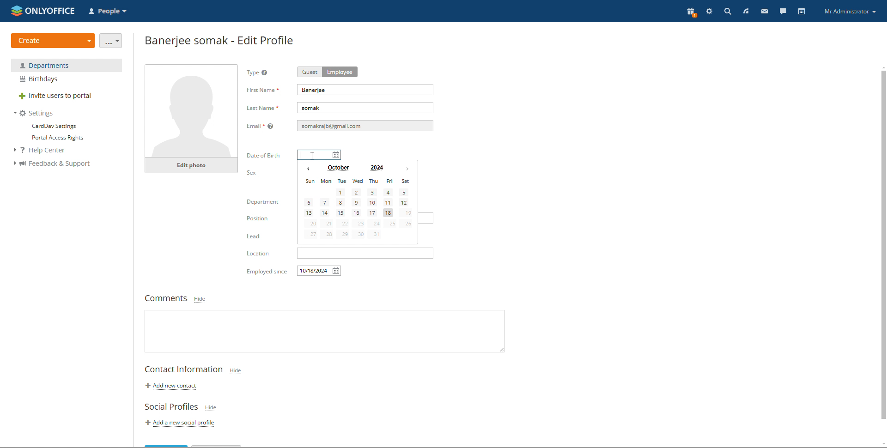 This screenshot has width=887, height=448. What do you see at coordinates (309, 72) in the screenshot?
I see `guest` at bounding box center [309, 72].